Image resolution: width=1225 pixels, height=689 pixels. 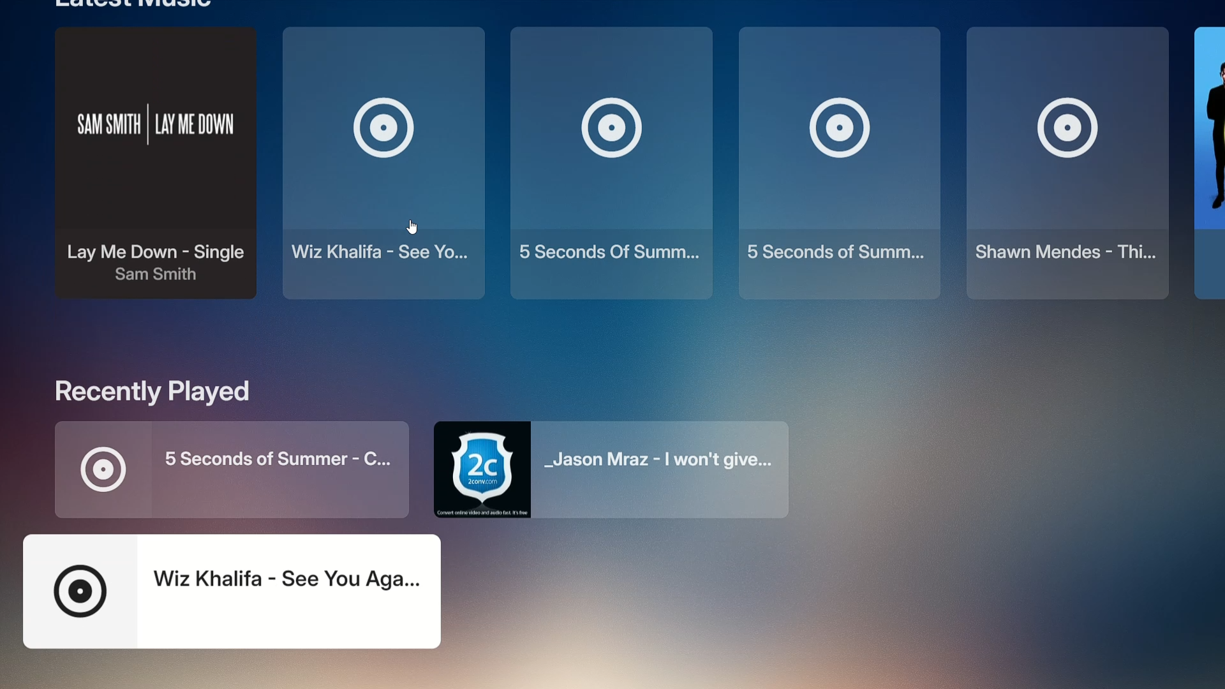 I want to click on Poster, so click(x=1205, y=161).